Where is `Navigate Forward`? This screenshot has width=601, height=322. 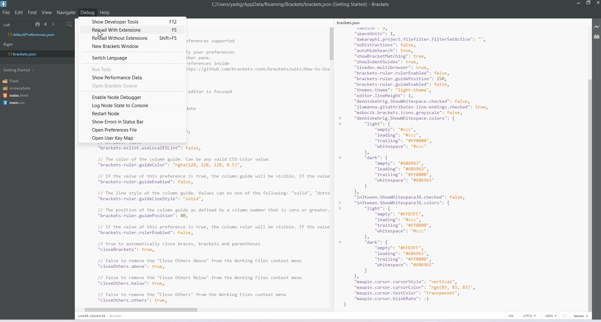 Navigate Forward is located at coordinates (54, 24).